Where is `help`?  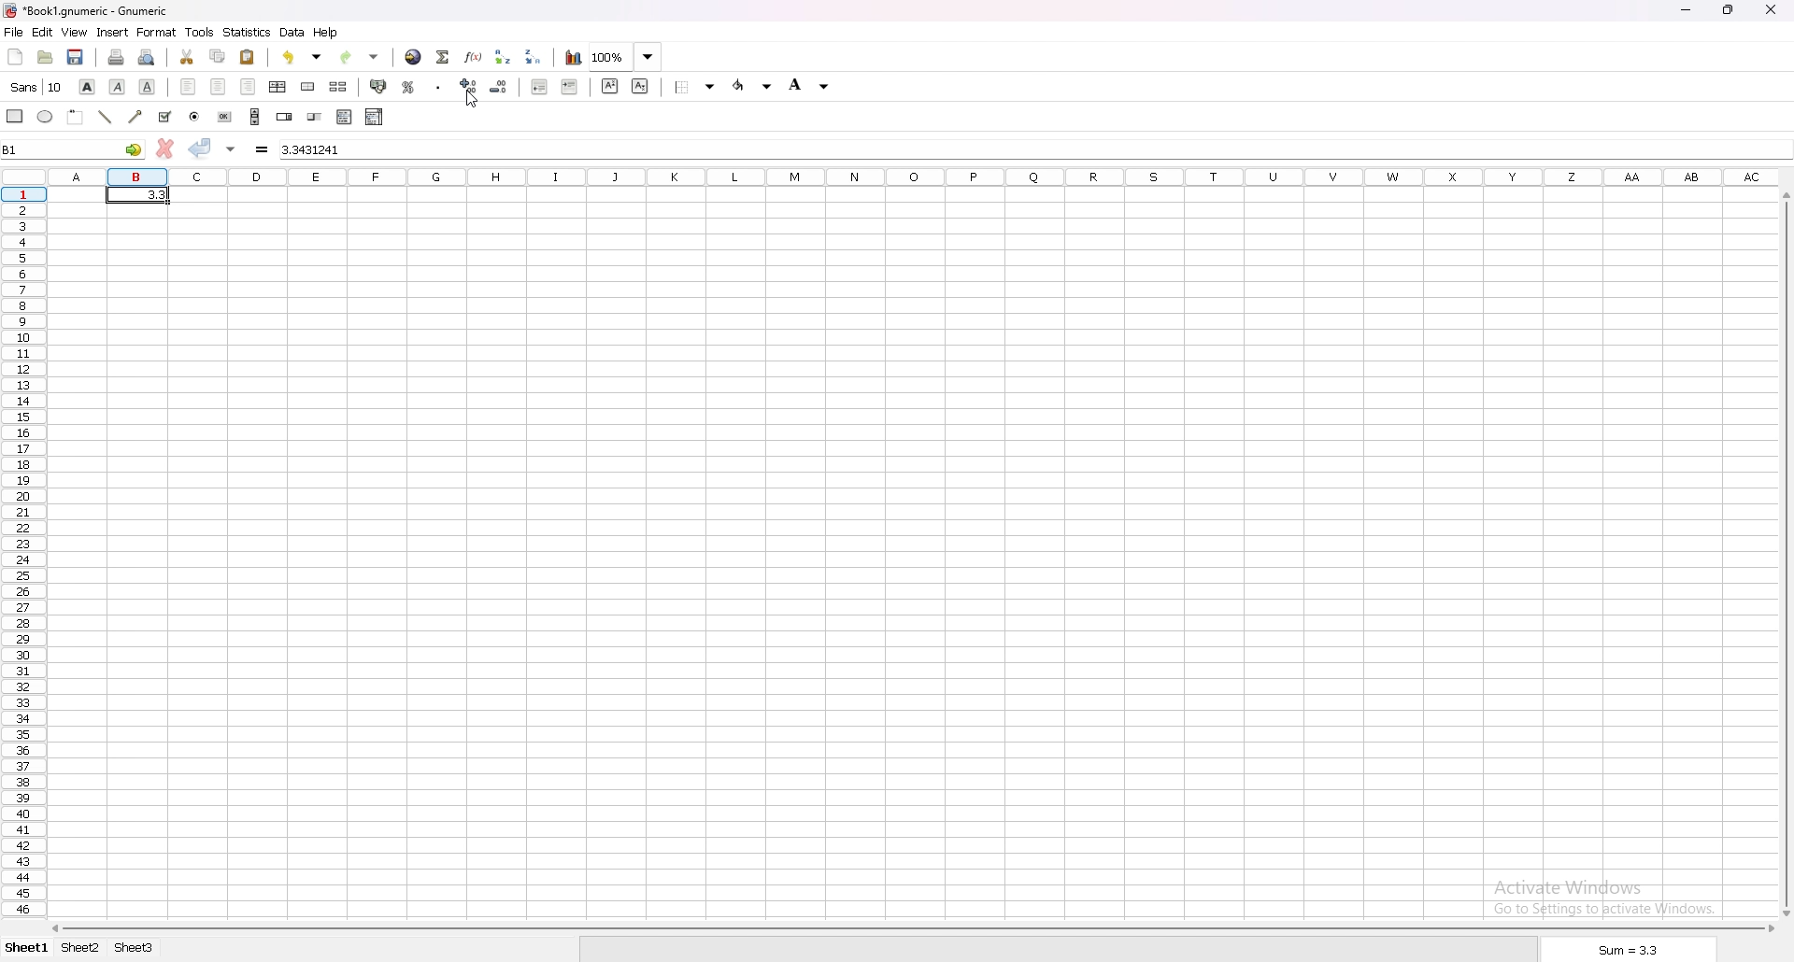 help is located at coordinates (327, 33).